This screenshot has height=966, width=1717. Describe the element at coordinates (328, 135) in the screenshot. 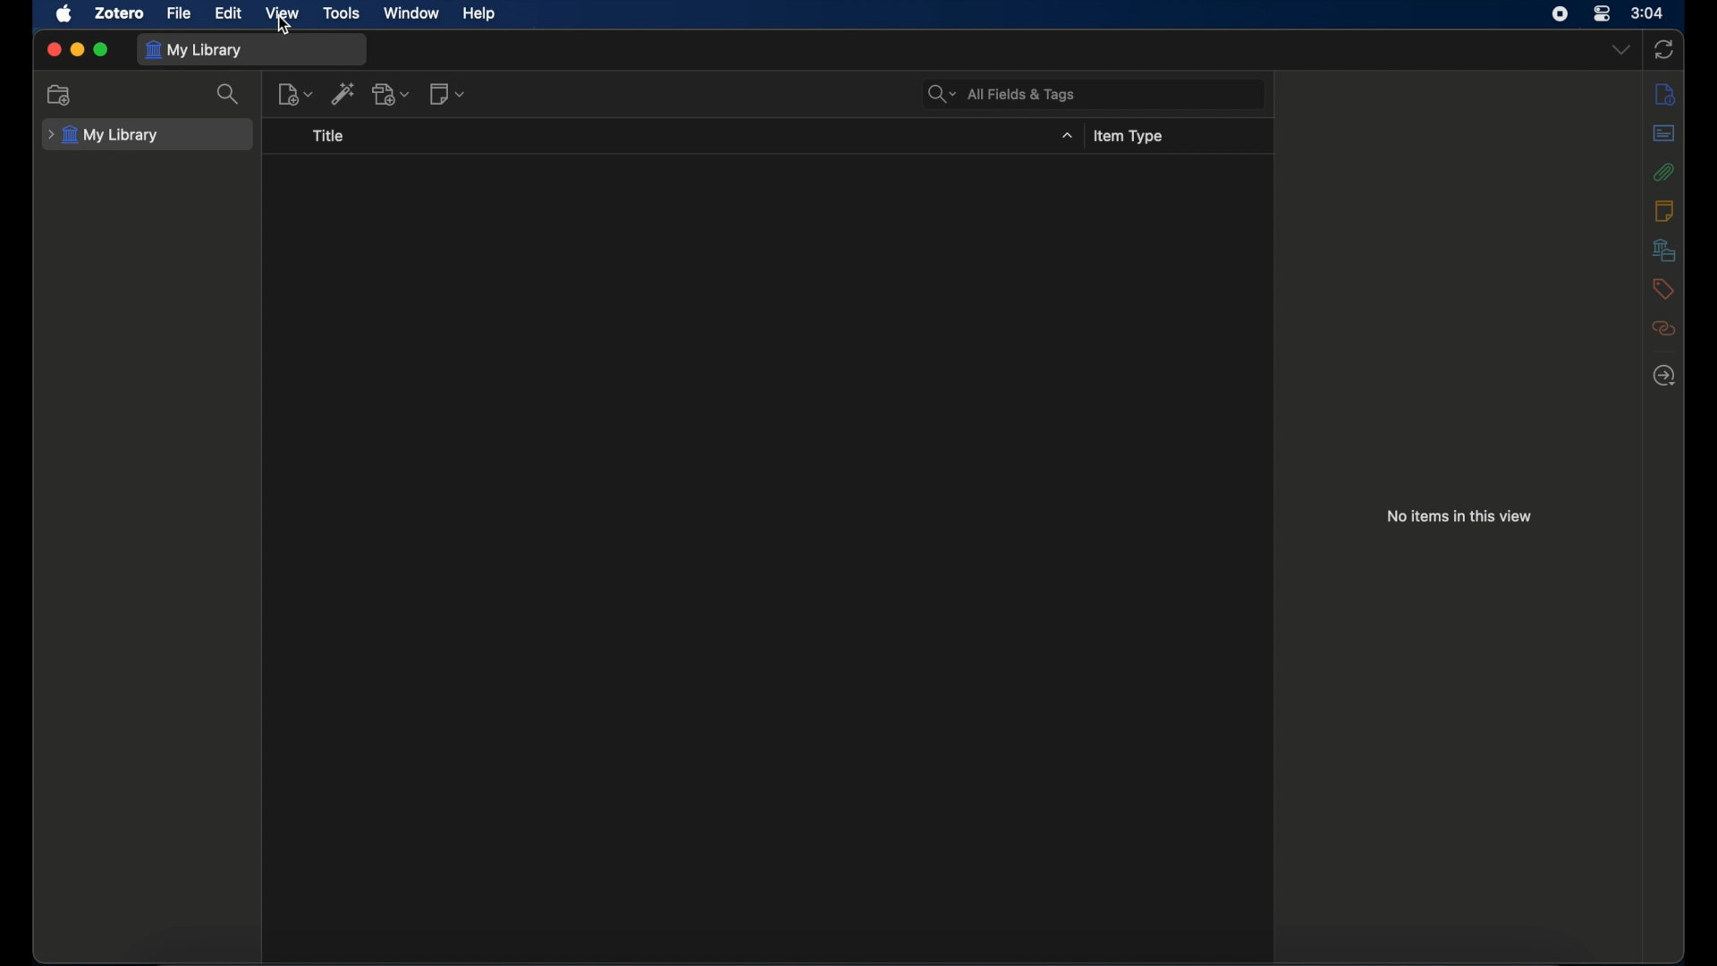

I see `title` at that location.